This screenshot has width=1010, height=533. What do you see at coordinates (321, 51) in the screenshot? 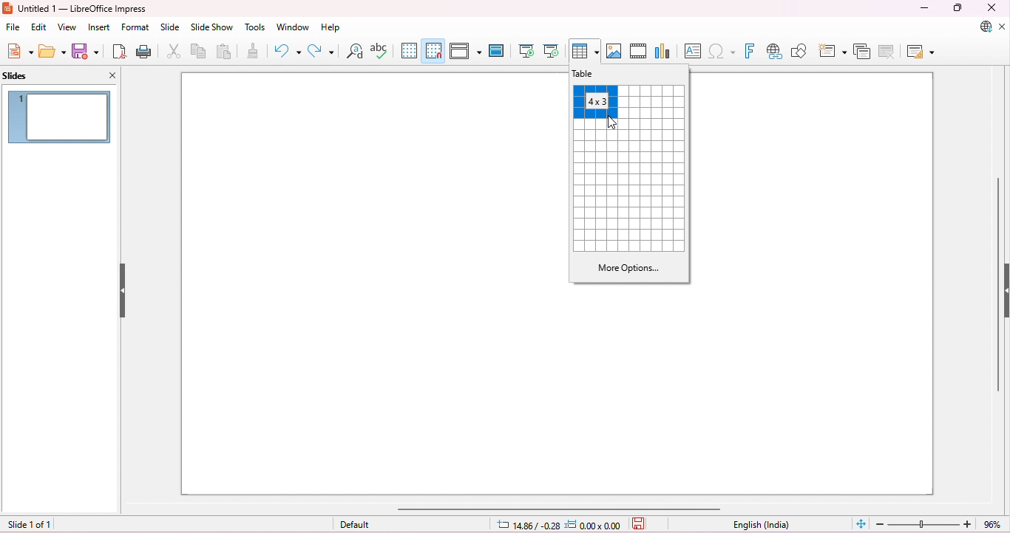
I see `redo` at bounding box center [321, 51].